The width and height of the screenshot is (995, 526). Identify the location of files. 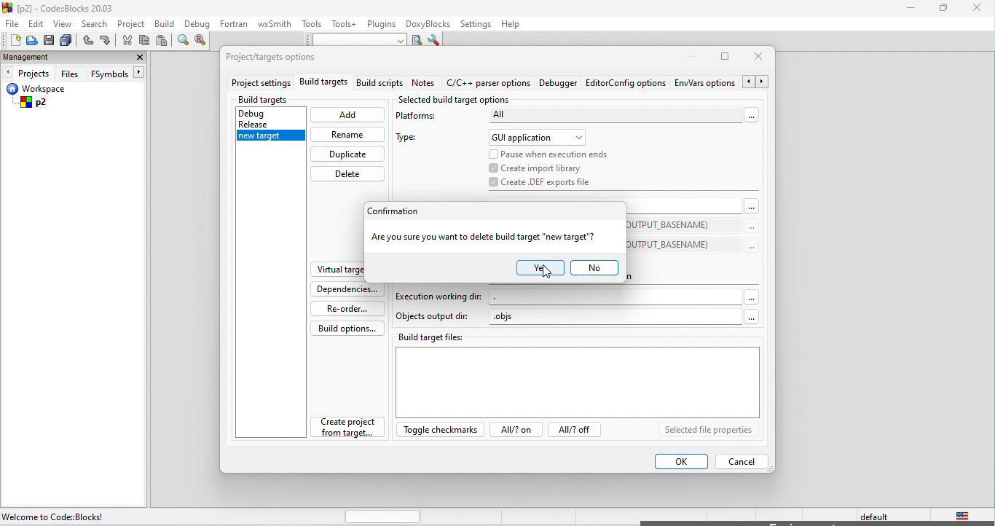
(71, 73).